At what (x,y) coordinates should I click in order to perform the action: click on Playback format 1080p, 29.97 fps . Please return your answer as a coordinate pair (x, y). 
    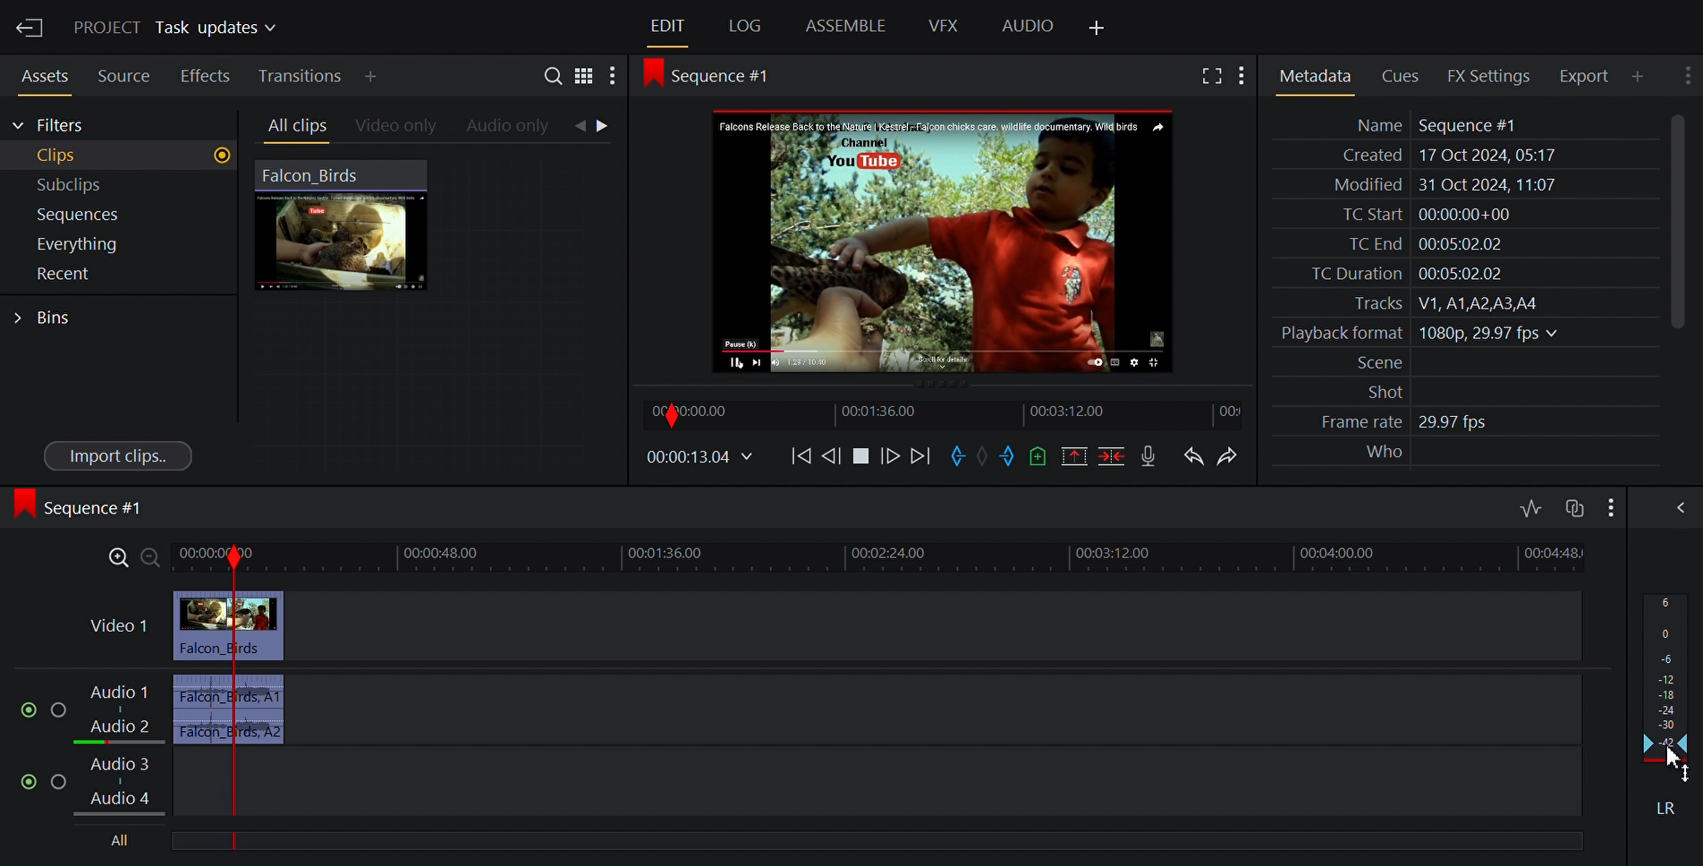
    Looking at the image, I should click on (1415, 334).